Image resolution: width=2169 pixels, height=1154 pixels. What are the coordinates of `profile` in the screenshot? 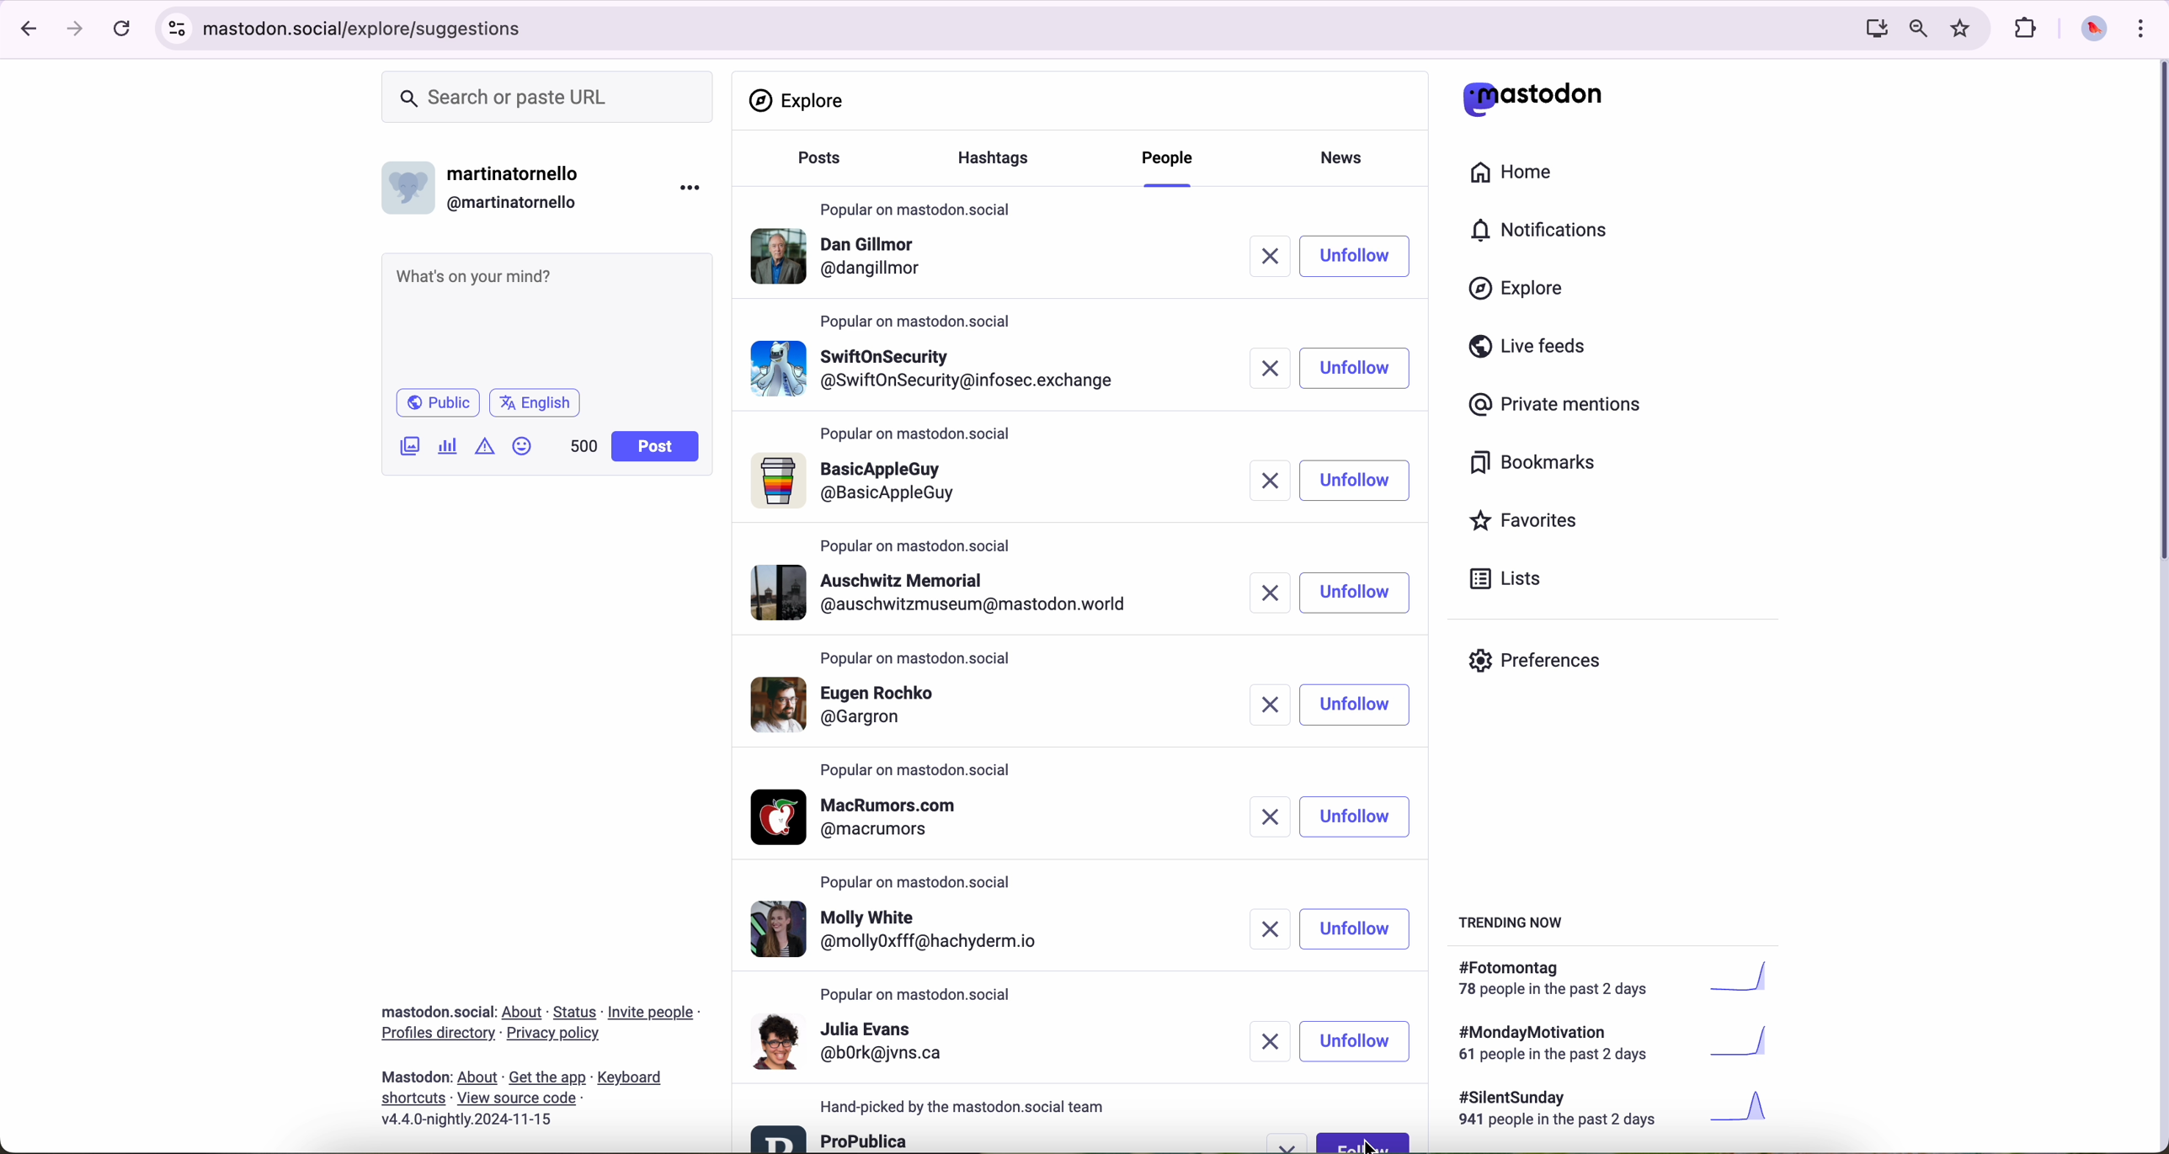 It's located at (853, 1040).